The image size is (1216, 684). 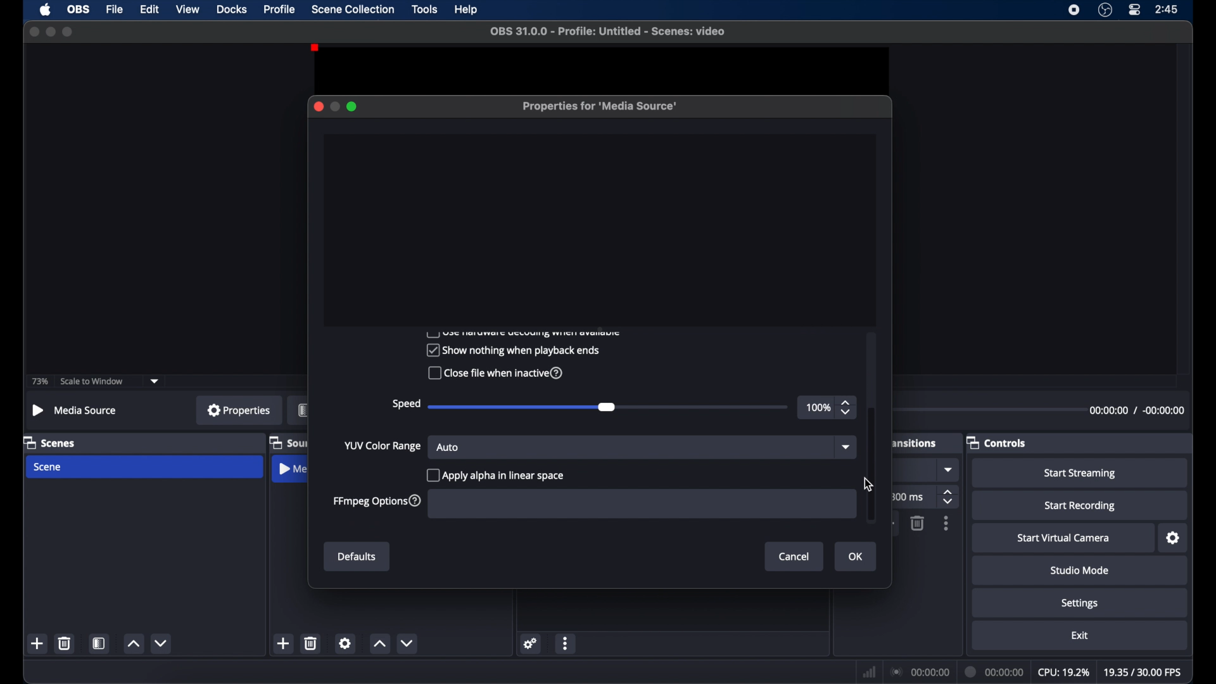 I want to click on minimize, so click(x=334, y=106).